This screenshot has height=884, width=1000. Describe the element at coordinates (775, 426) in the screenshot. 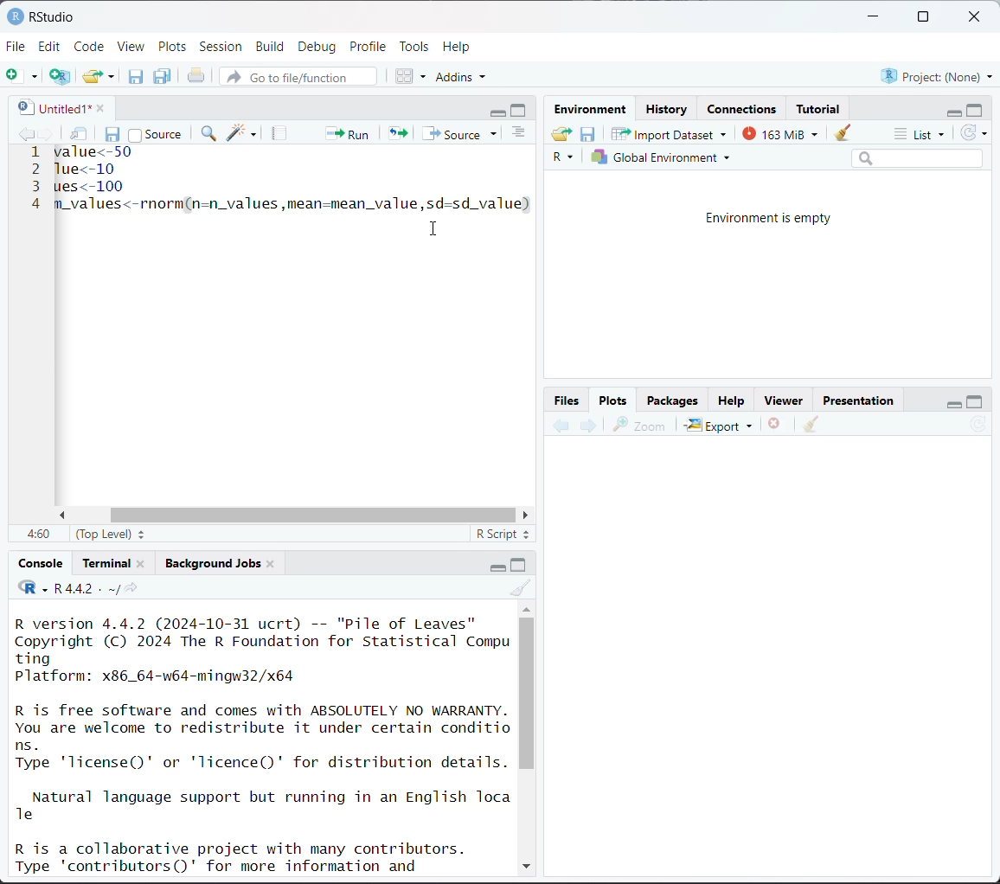

I see `remove the current plot` at that location.